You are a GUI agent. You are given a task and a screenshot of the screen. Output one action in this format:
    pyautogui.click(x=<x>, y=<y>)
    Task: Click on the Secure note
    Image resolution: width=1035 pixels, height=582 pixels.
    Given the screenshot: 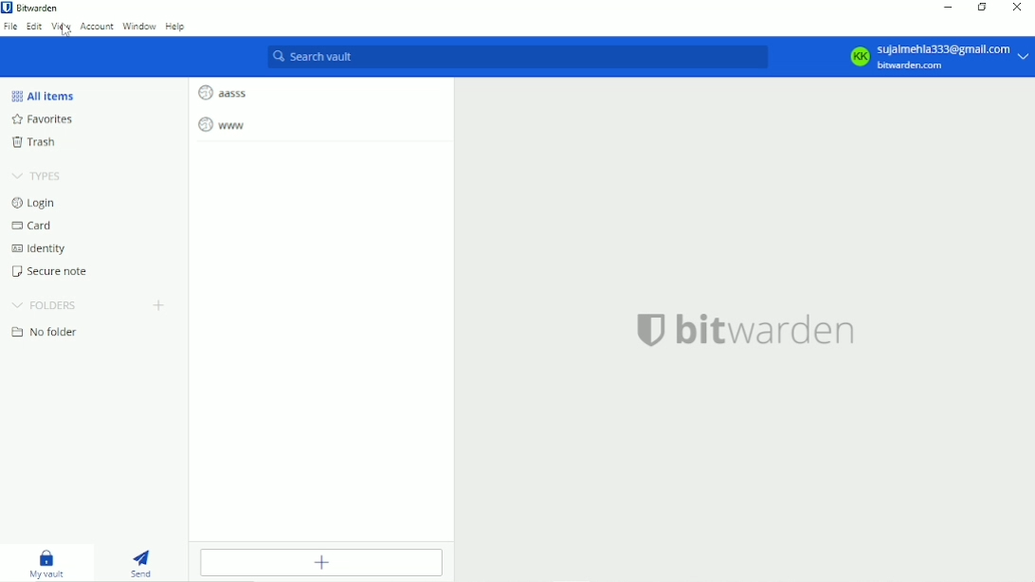 What is the action you would take?
    pyautogui.click(x=53, y=271)
    